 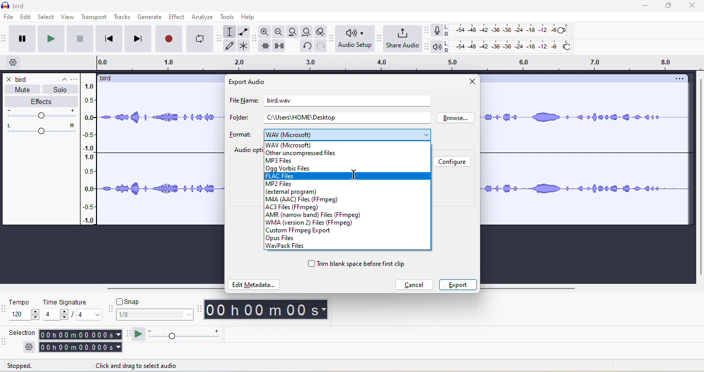 What do you see at coordinates (73, 309) in the screenshot?
I see `time signature` at bounding box center [73, 309].